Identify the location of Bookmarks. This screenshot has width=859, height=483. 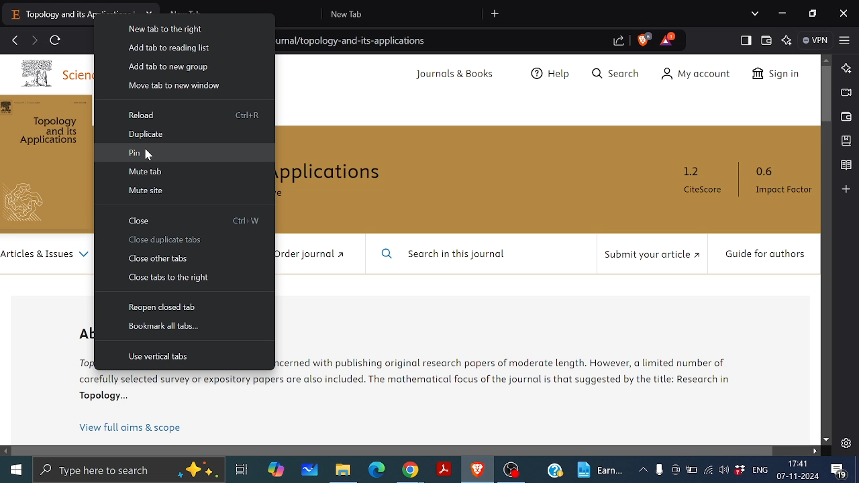
(846, 141).